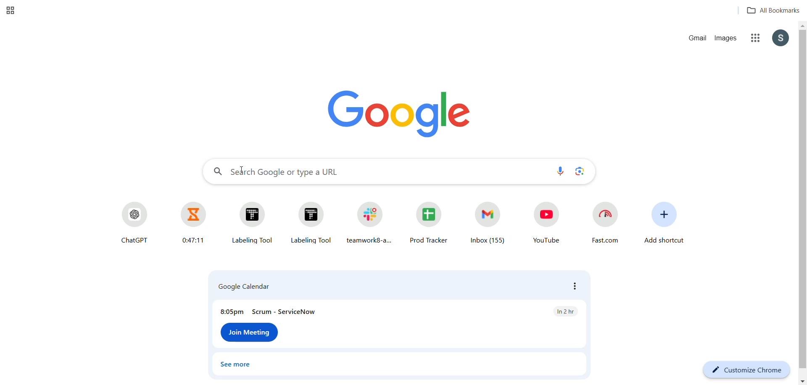  Describe the element at coordinates (399, 309) in the screenshot. I see `meeting info` at that location.